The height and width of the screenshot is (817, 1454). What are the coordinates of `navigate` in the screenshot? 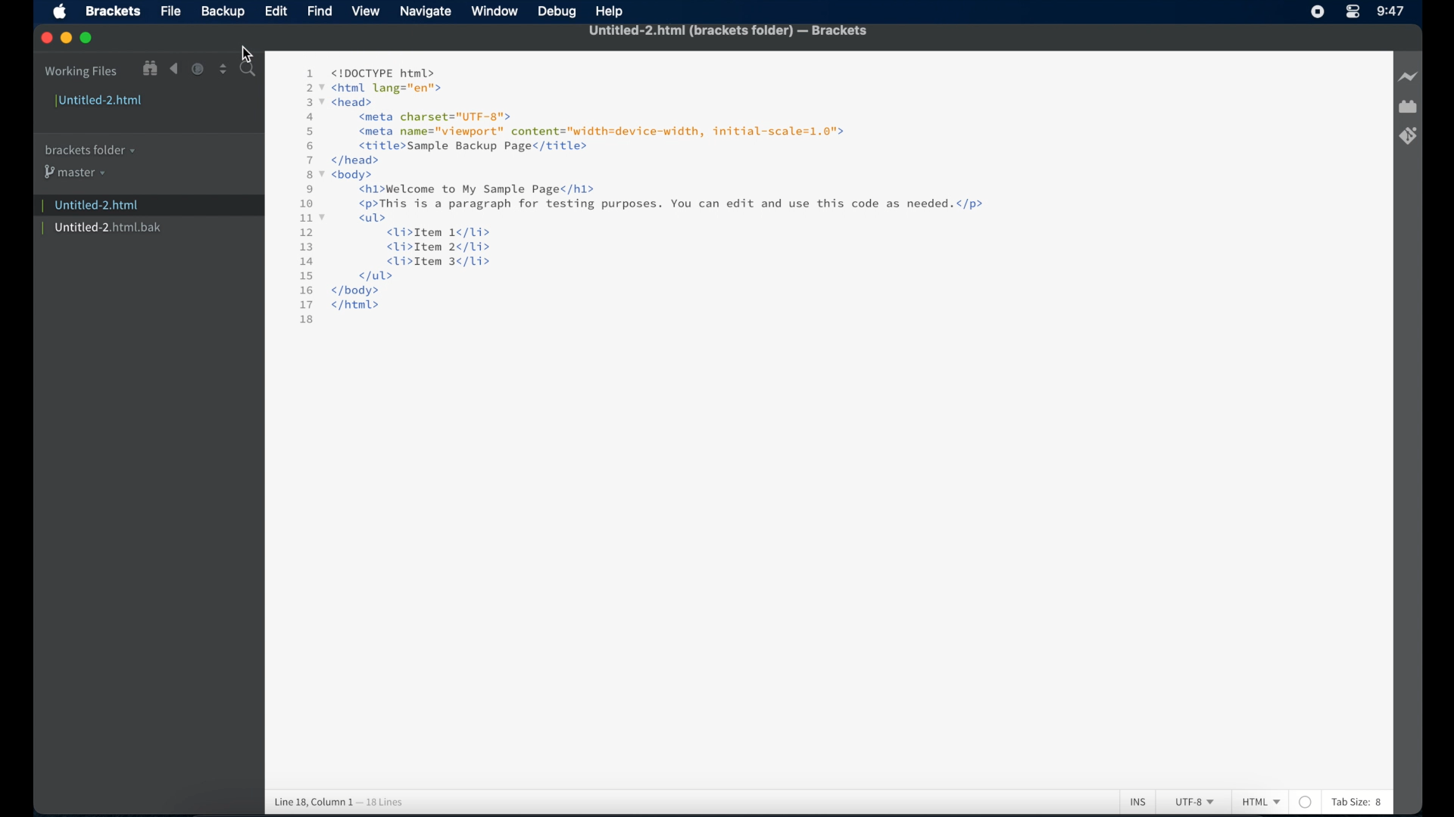 It's located at (426, 13).